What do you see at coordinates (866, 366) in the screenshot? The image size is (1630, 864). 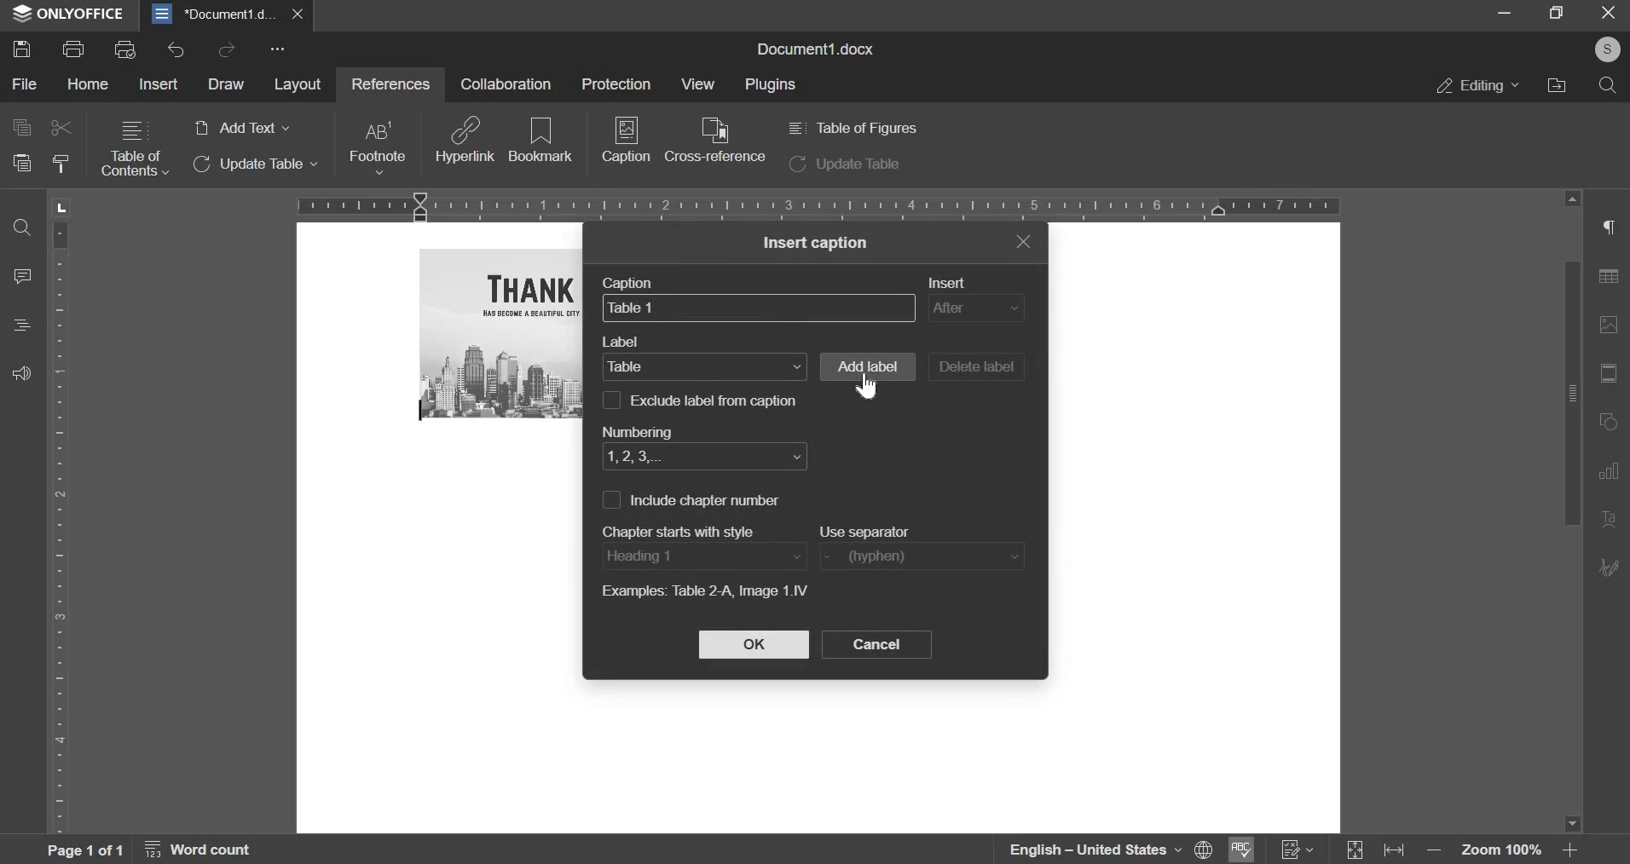 I see `add label` at bounding box center [866, 366].